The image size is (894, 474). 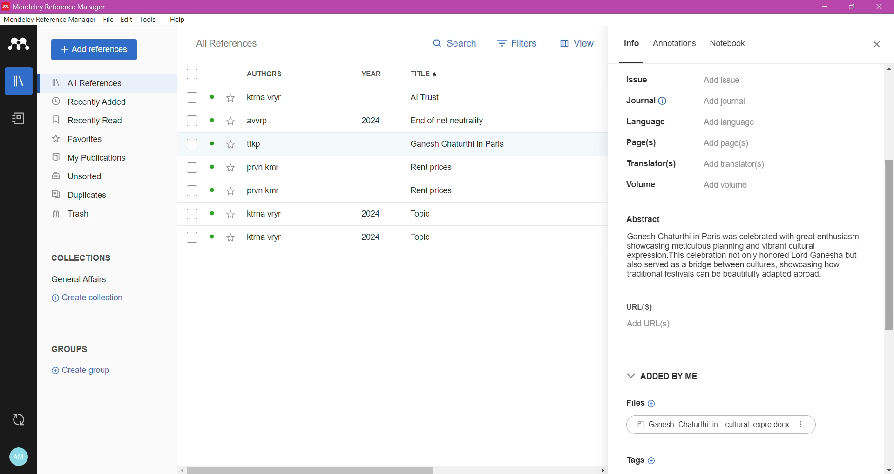 I want to click on Duplicates, so click(x=80, y=195).